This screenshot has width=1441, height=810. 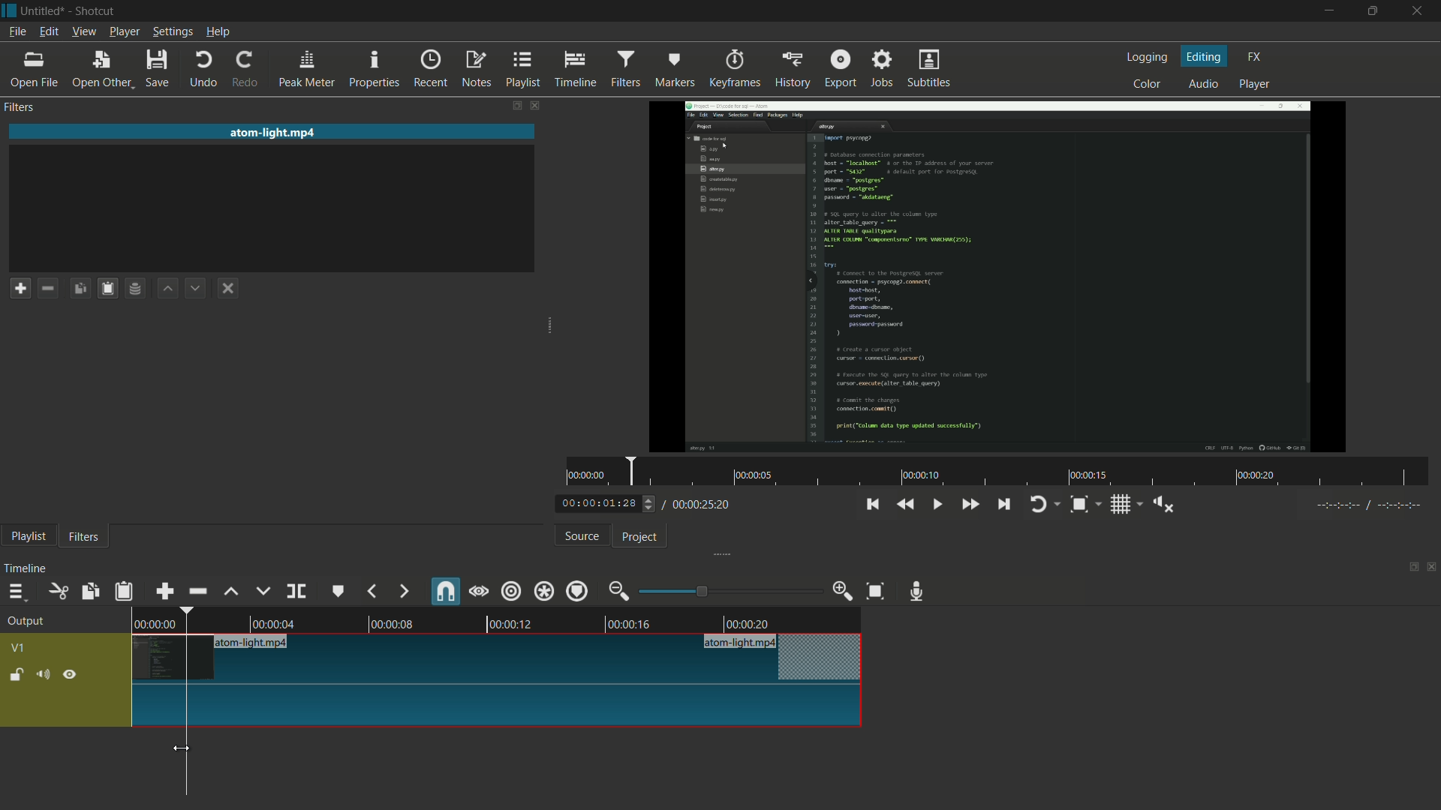 What do you see at coordinates (125, 591) in the screenshot?
I see `paste filters` at bounding box center [125, 591].